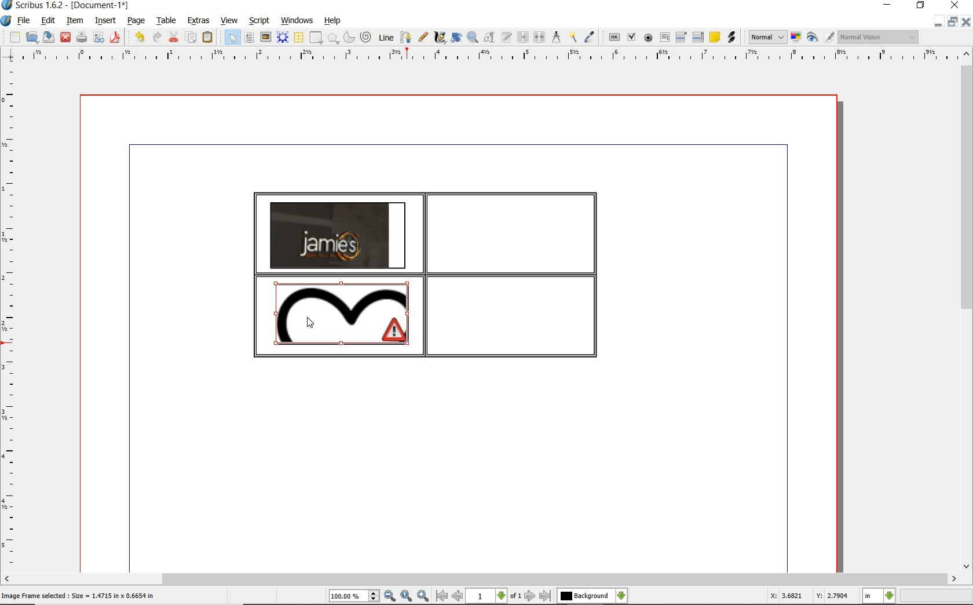  What do you see at coordinates (367, 38) in the screenshot?
I see `spiral` at bounding box center [367, 38].